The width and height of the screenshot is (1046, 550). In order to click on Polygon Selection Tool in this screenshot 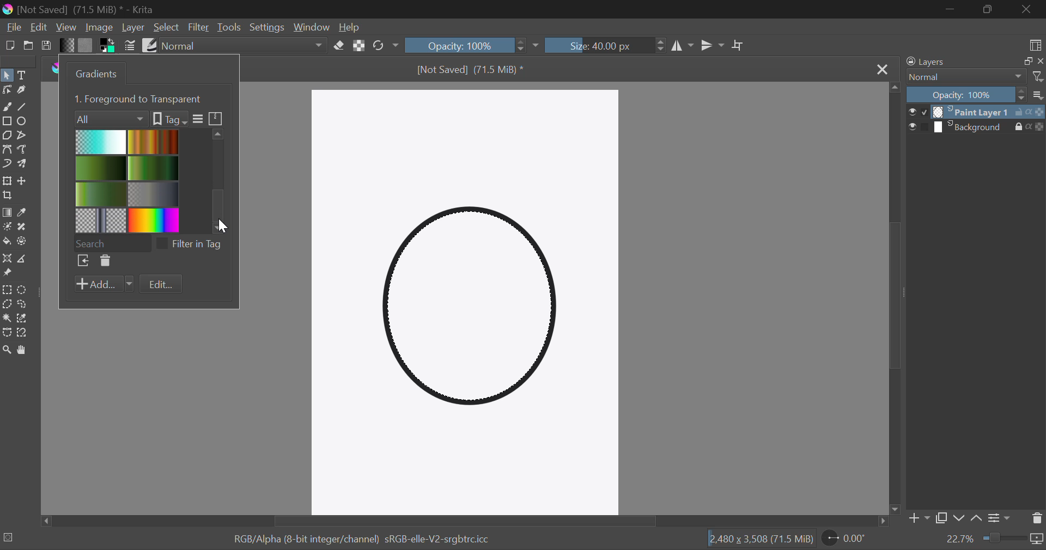, I will do `click(7, 304)`.